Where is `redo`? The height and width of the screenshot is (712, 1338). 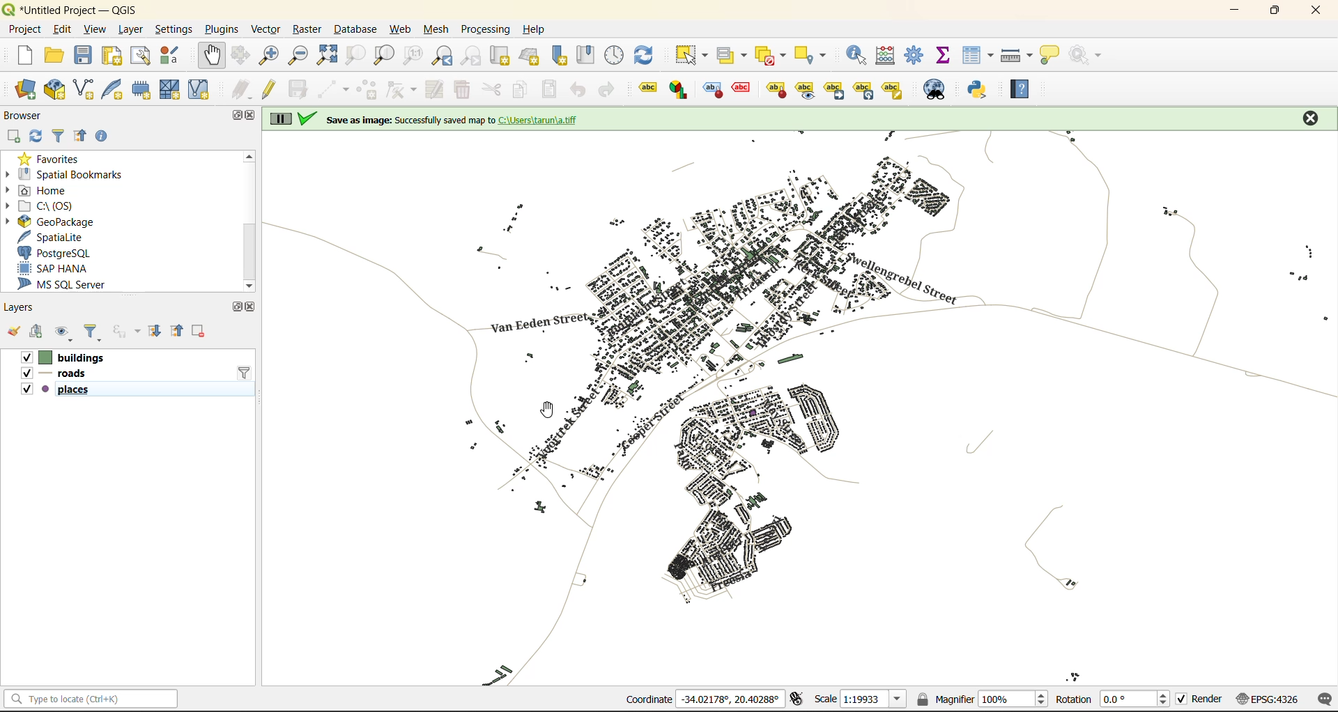
redo is located at coordinates (609, 91).